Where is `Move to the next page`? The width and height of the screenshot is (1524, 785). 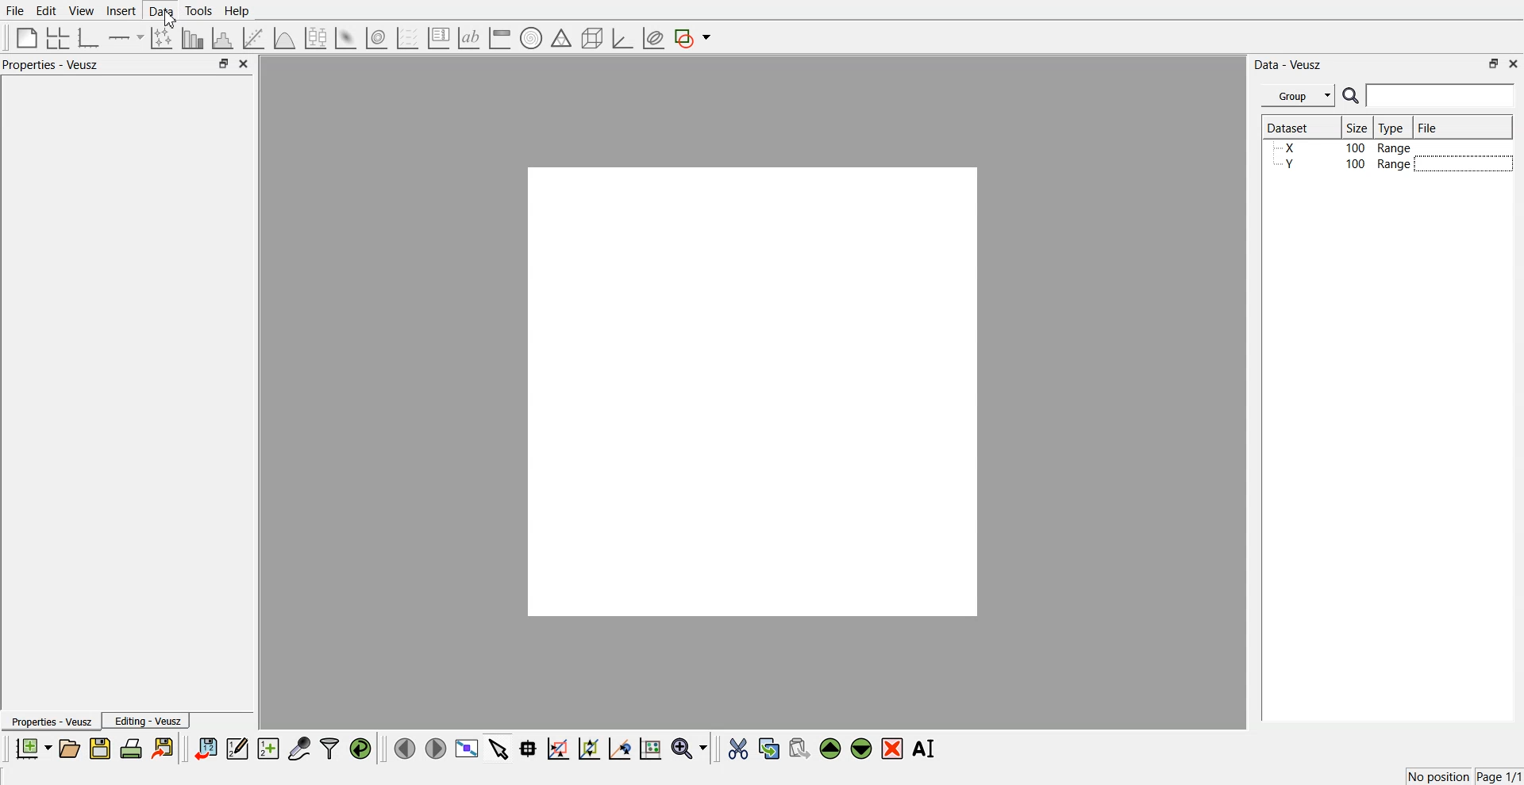
Move to the next page is located at coordinates (436, 747).